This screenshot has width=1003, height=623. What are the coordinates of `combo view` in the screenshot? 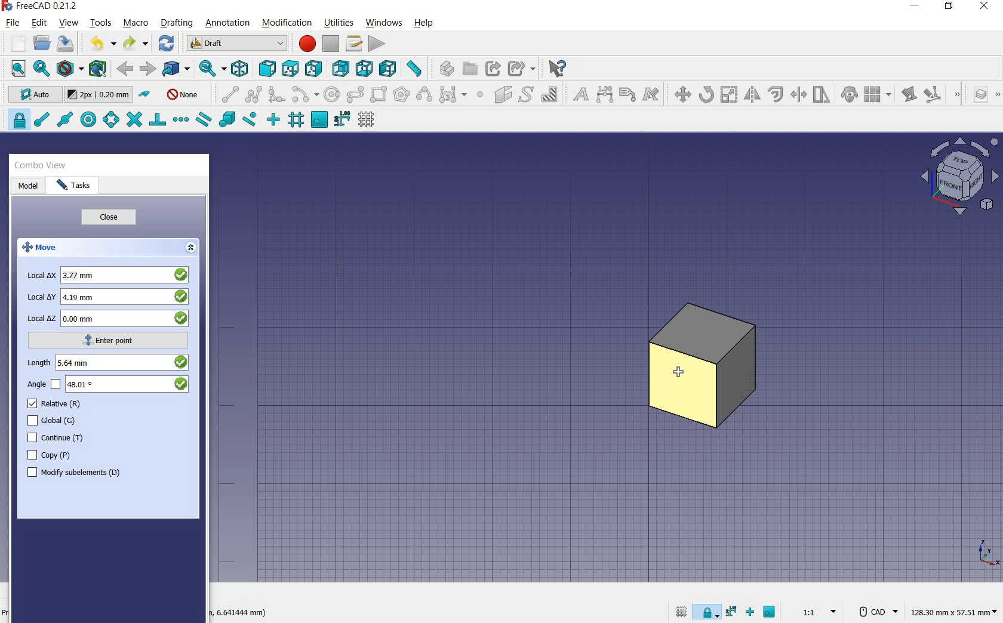 It's located at (41, 166).